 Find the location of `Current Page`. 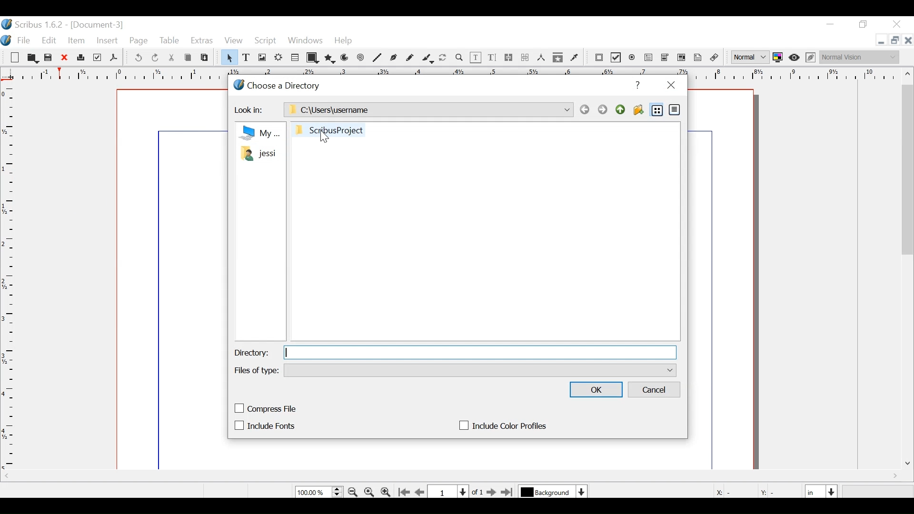

Current Page is located at coordinates (449, 491).